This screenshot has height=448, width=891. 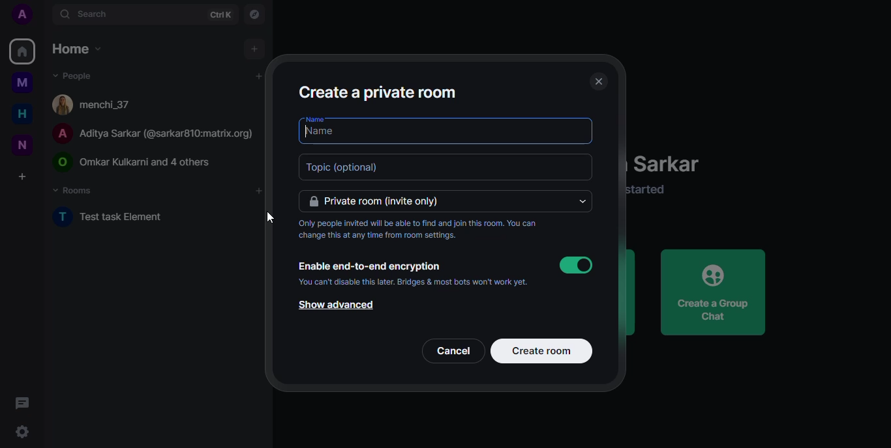 I want to click on cancel, so click(x=455, y=350).